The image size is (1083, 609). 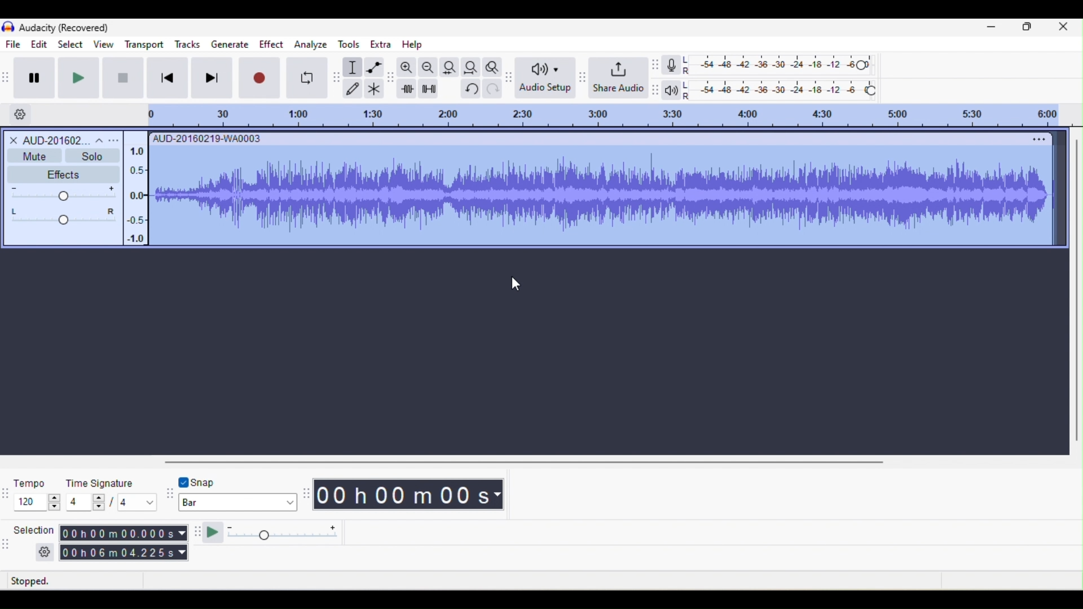 I want to click on Settings, so click(x=20, y=113).